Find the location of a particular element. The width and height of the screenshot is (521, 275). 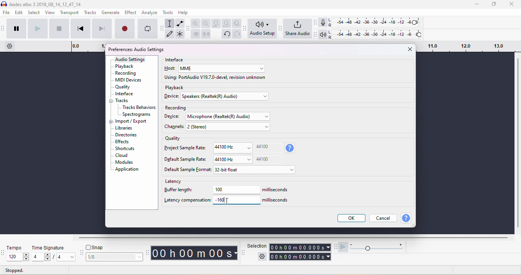

timeline options is located at coordinates (10, 46).